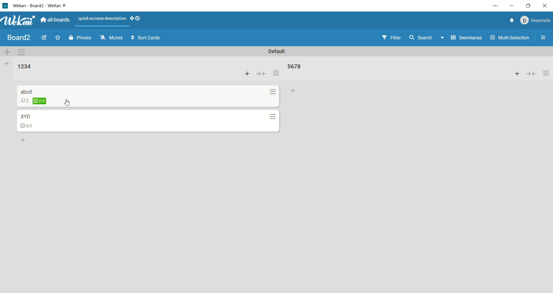  I want to click on options, so click(544, 38).